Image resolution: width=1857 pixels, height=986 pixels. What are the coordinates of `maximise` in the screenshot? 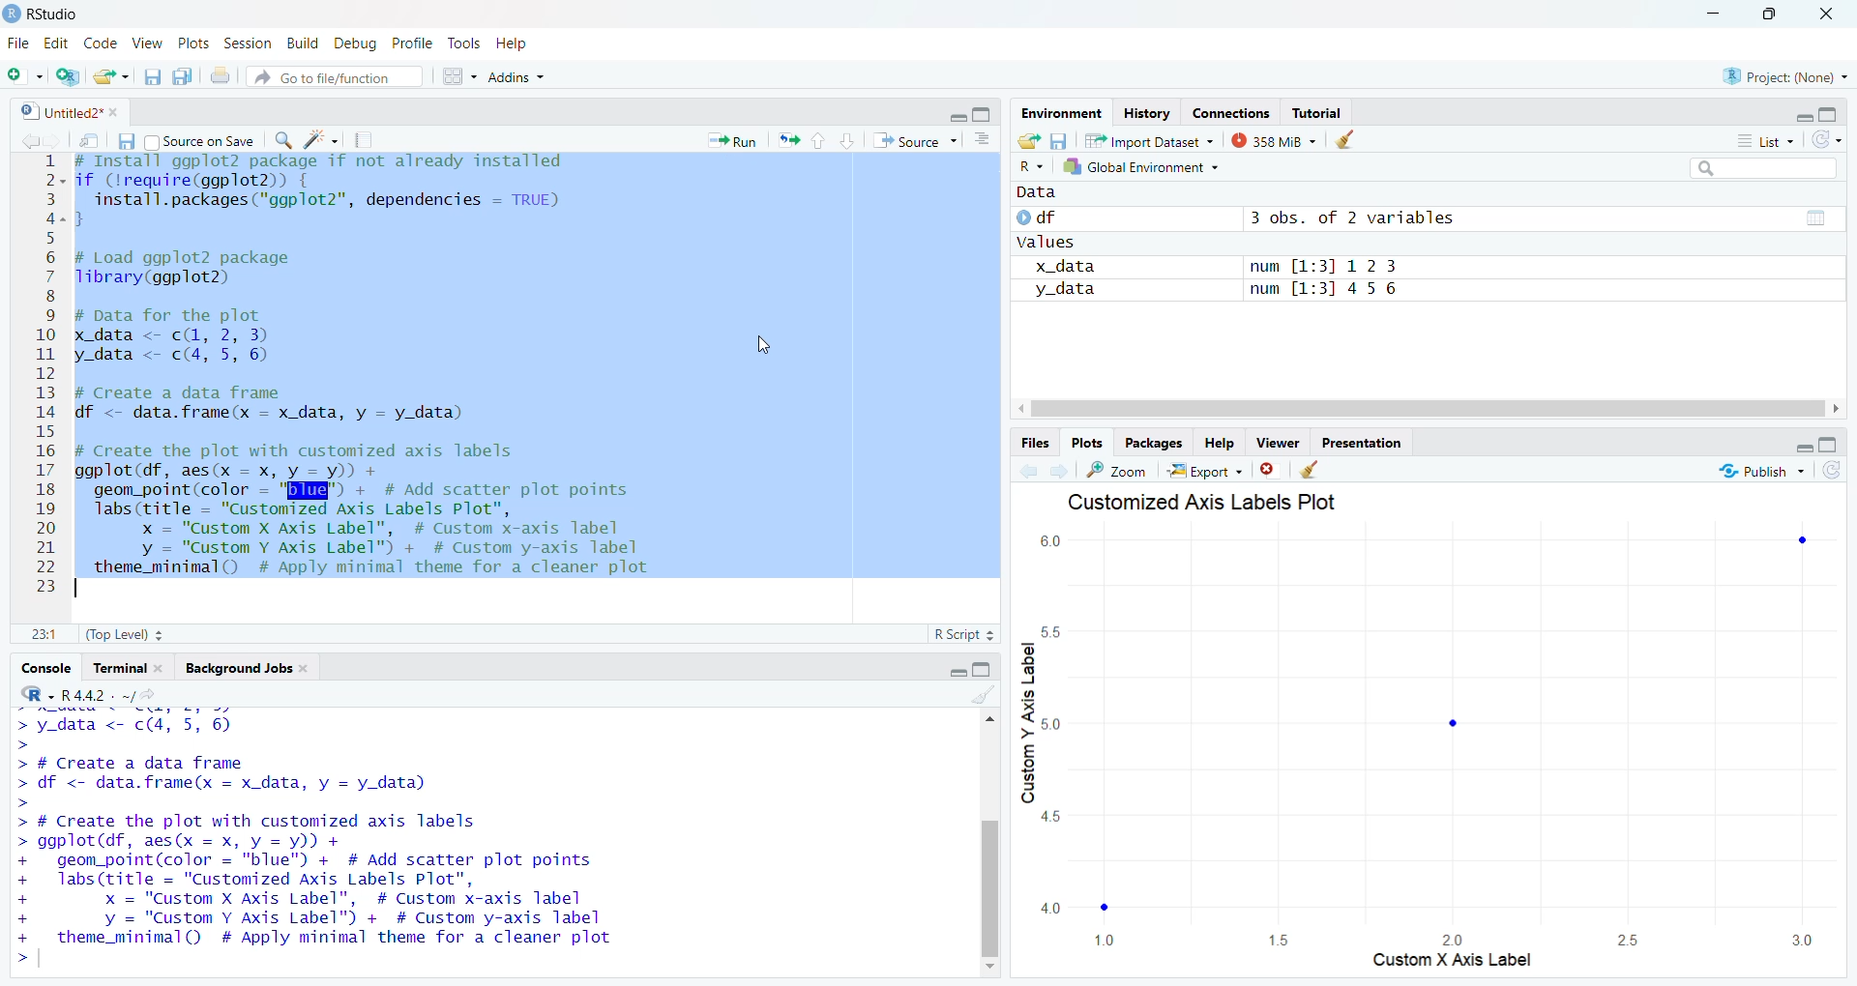 It's located at (1774, 14).